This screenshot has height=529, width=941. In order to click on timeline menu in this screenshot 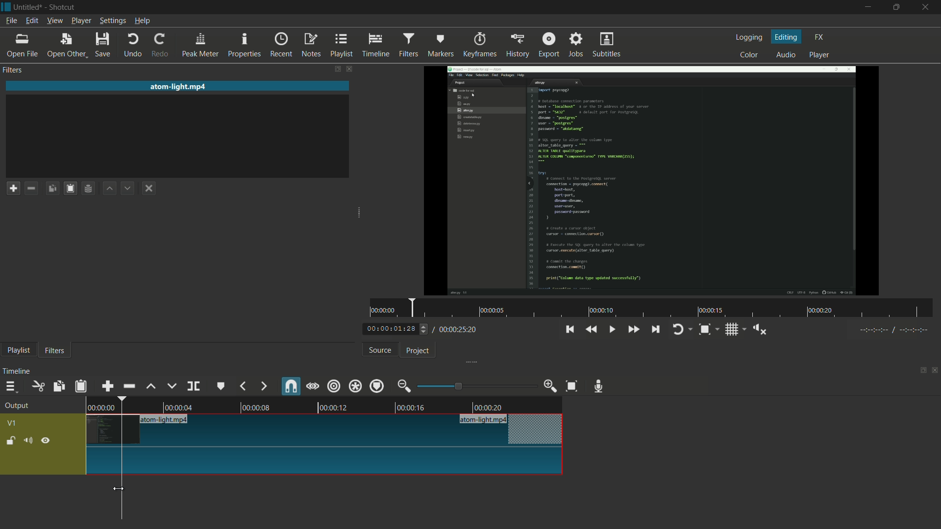, I will do `click(10, 386)`.